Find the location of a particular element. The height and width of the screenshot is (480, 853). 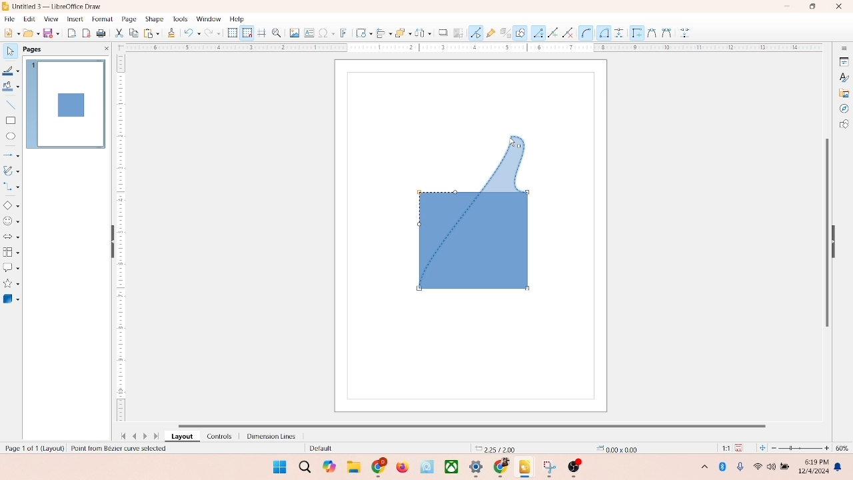

last page is located at coordinates (157, 437).